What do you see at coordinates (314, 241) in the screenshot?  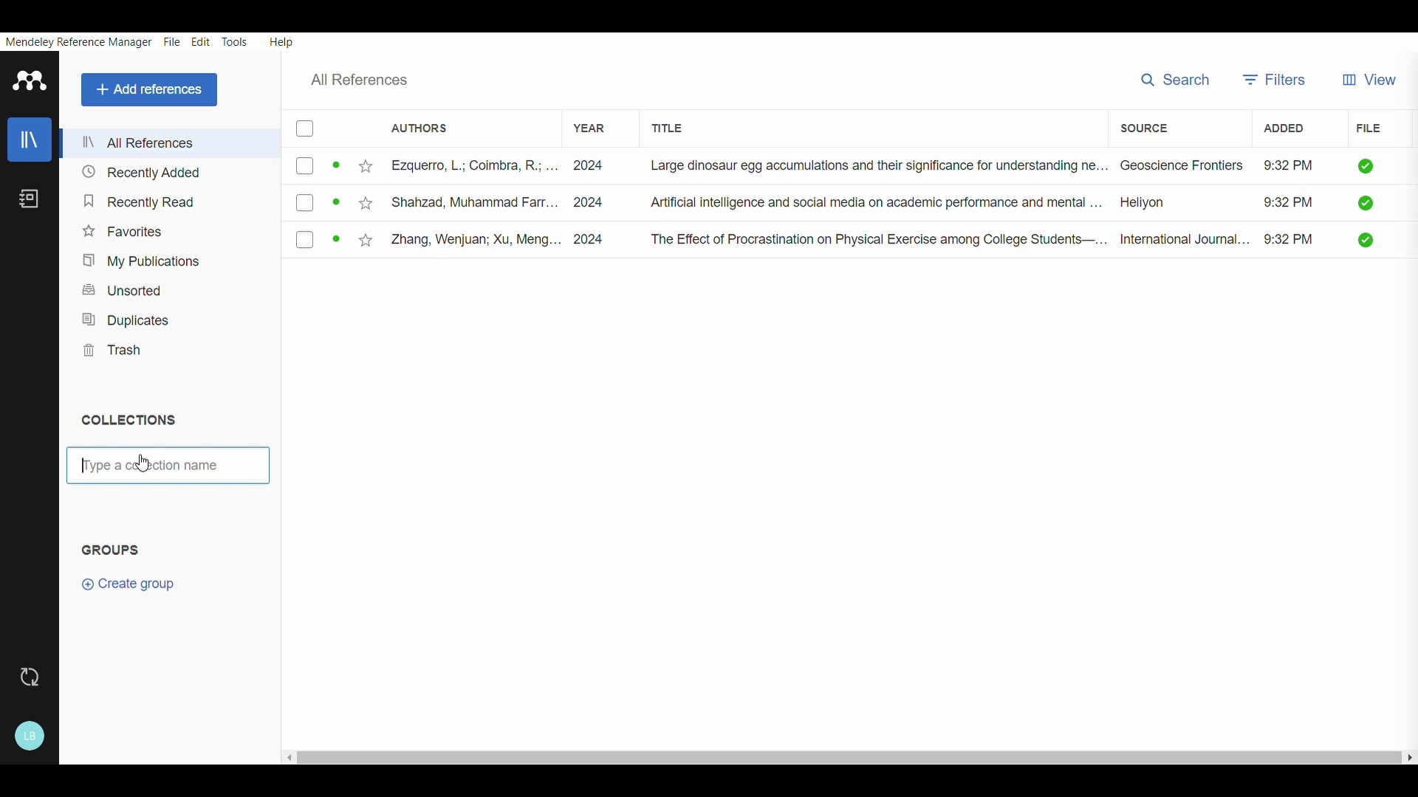 I see `checkbox` at bounding box center [314, 241].